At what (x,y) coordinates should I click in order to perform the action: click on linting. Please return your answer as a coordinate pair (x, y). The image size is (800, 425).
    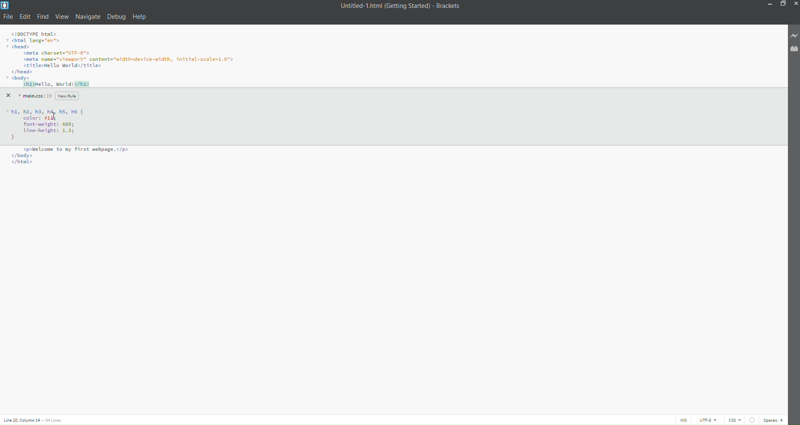
    Looking at the image, I should click on (751, 419).